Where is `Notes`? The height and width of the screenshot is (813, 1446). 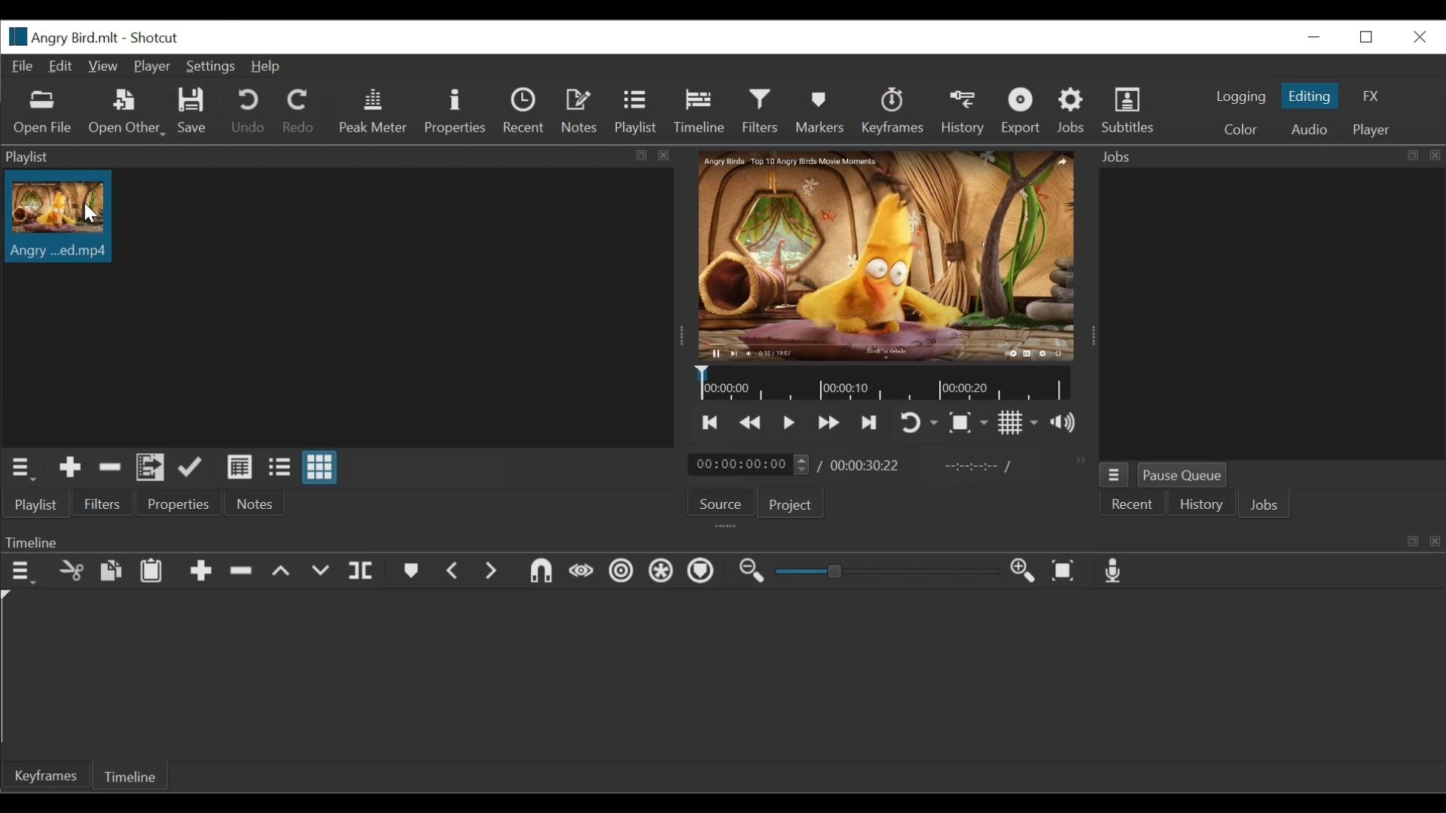 Notes is located at coordinates (250, 503).